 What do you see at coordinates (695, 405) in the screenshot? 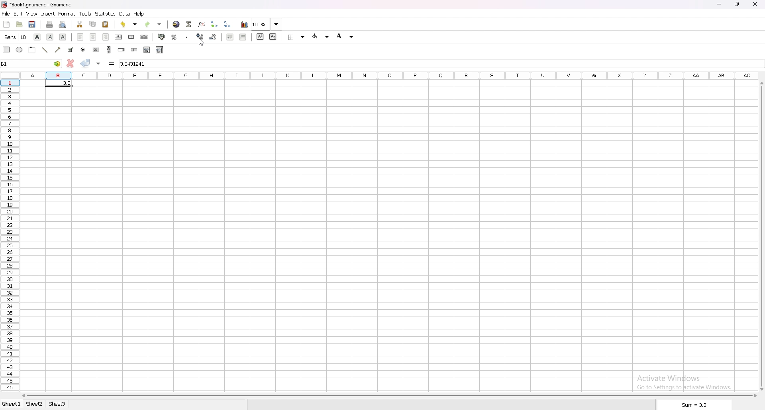
I see `sum` at bounding box center [695, 405].